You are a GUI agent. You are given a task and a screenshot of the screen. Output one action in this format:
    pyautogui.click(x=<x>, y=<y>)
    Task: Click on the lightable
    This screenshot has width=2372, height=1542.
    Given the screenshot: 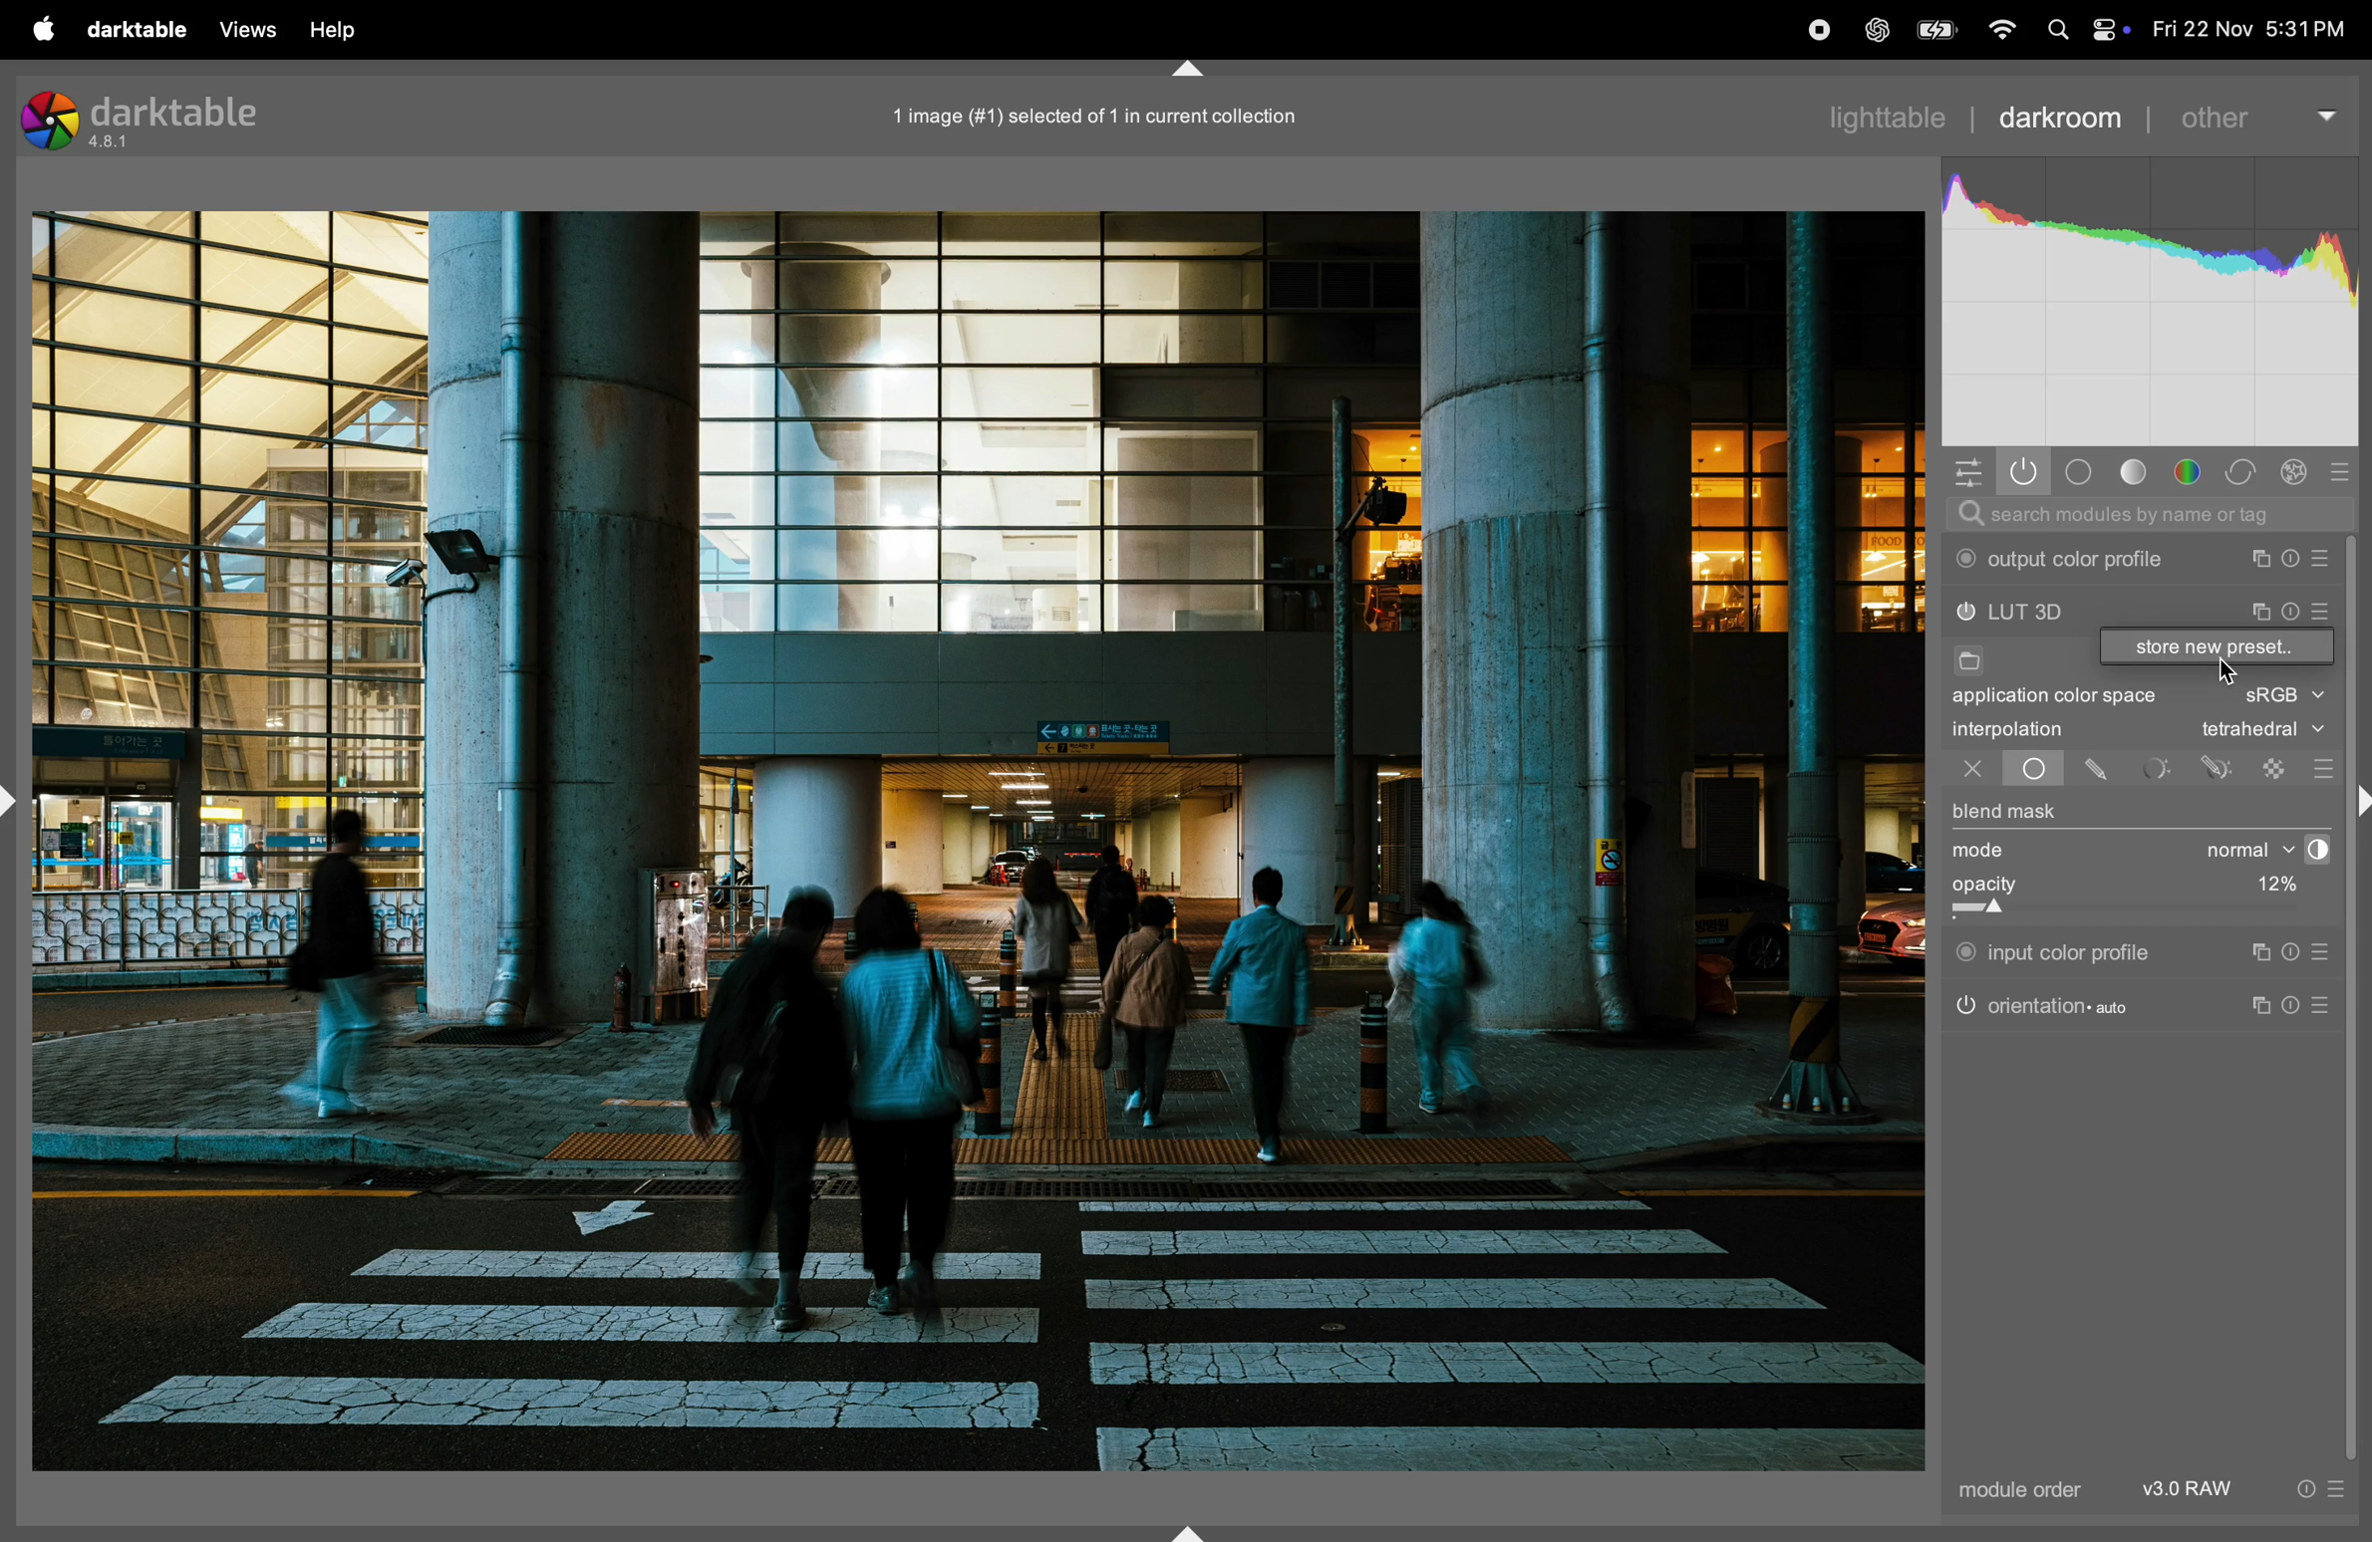 What is the action you would take?
    pyautogui.click(x=1894, y=117)
    